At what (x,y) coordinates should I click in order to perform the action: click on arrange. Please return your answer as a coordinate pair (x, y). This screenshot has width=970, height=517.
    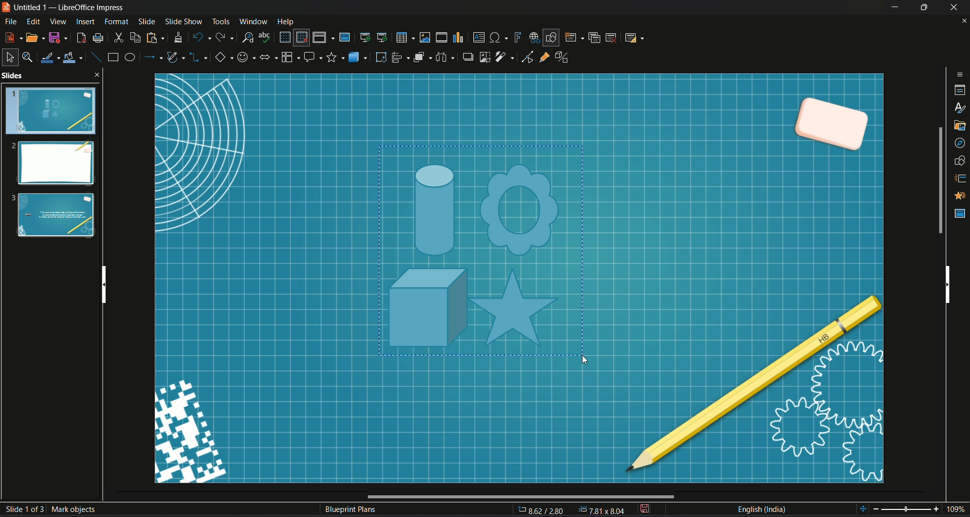
    Looking at the image, I should click on (422, 58).